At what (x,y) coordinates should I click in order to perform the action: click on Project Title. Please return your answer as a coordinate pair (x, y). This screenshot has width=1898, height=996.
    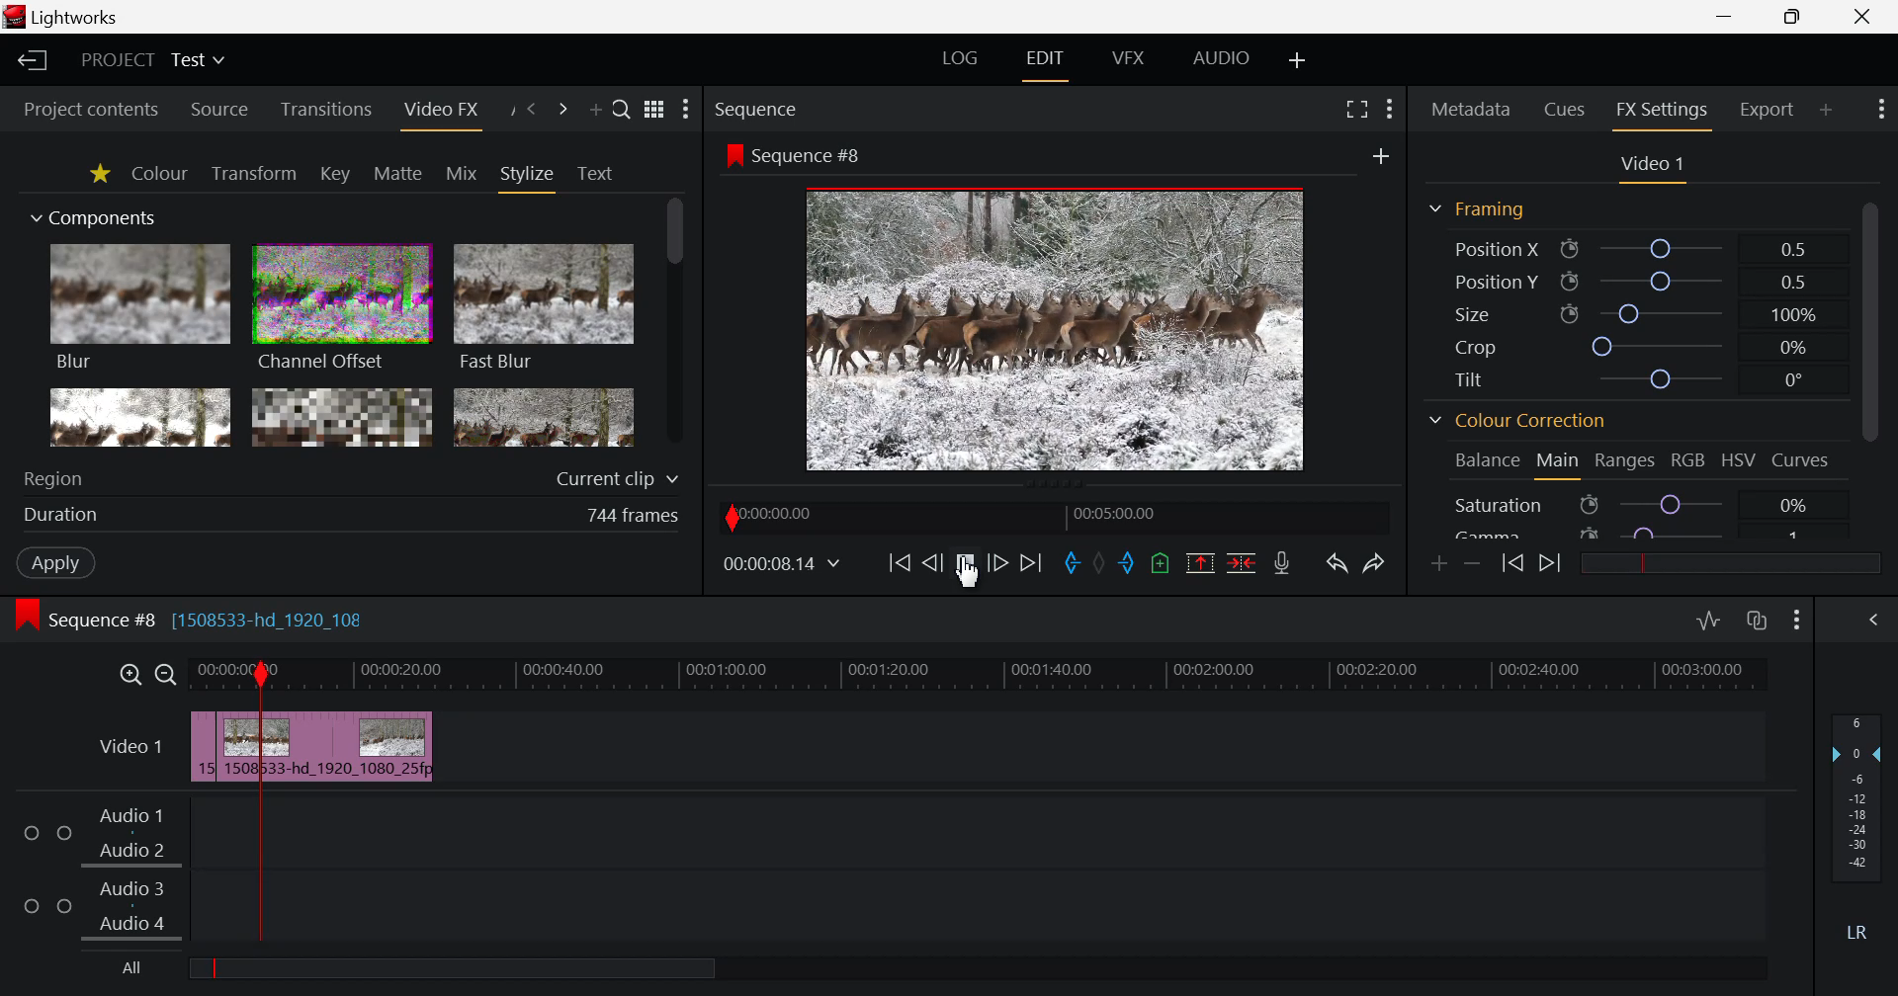
    Looking at the image, I should click on (156, 59).